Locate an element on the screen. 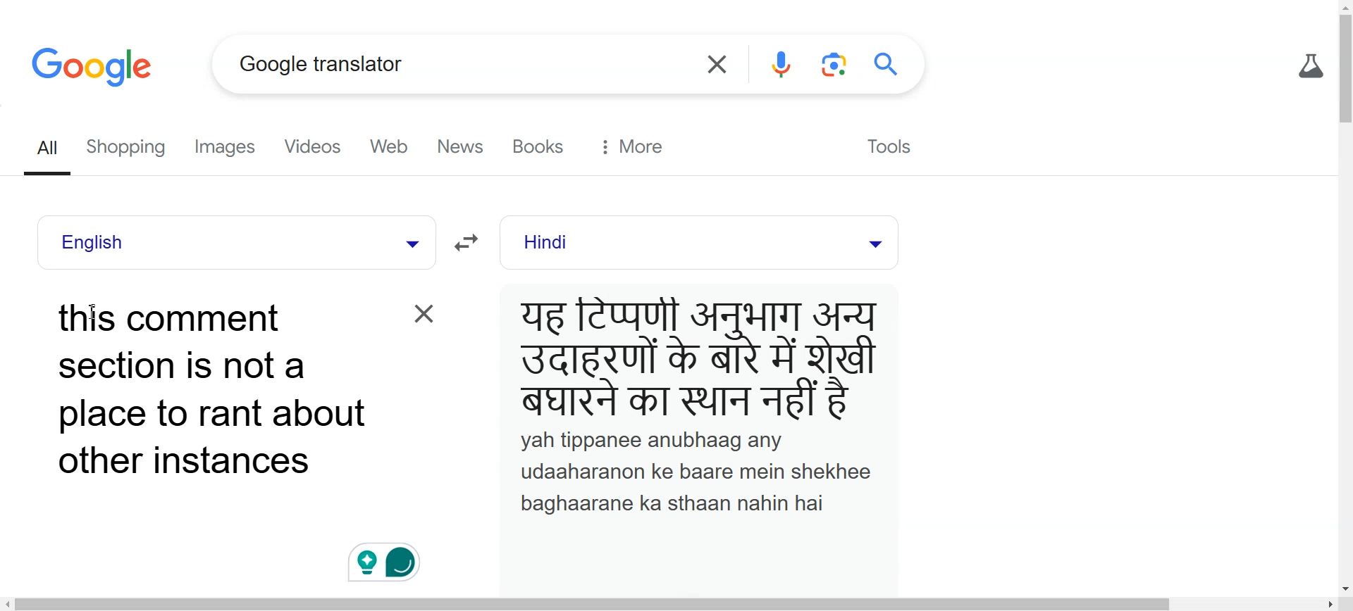 This screenshot has height=611, width=1353. Shopping is located at coordinates (131, 149).